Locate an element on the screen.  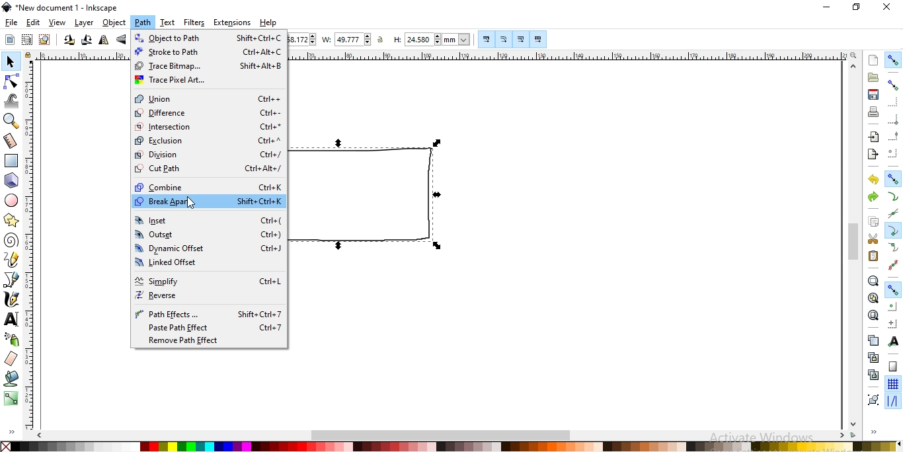
snap an item's rotation center is located at coordinates (892, 323).